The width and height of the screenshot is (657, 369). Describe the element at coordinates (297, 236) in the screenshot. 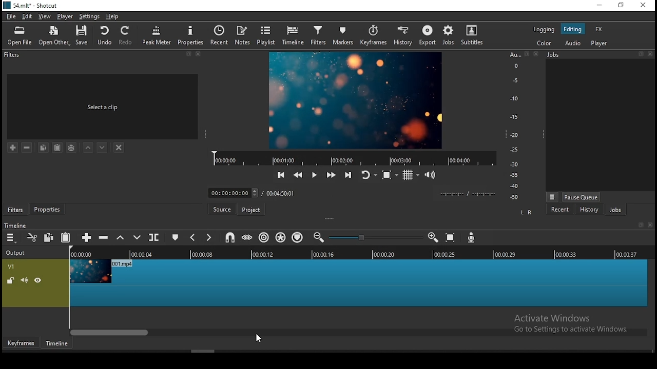

I see `ripple markers` at that location.